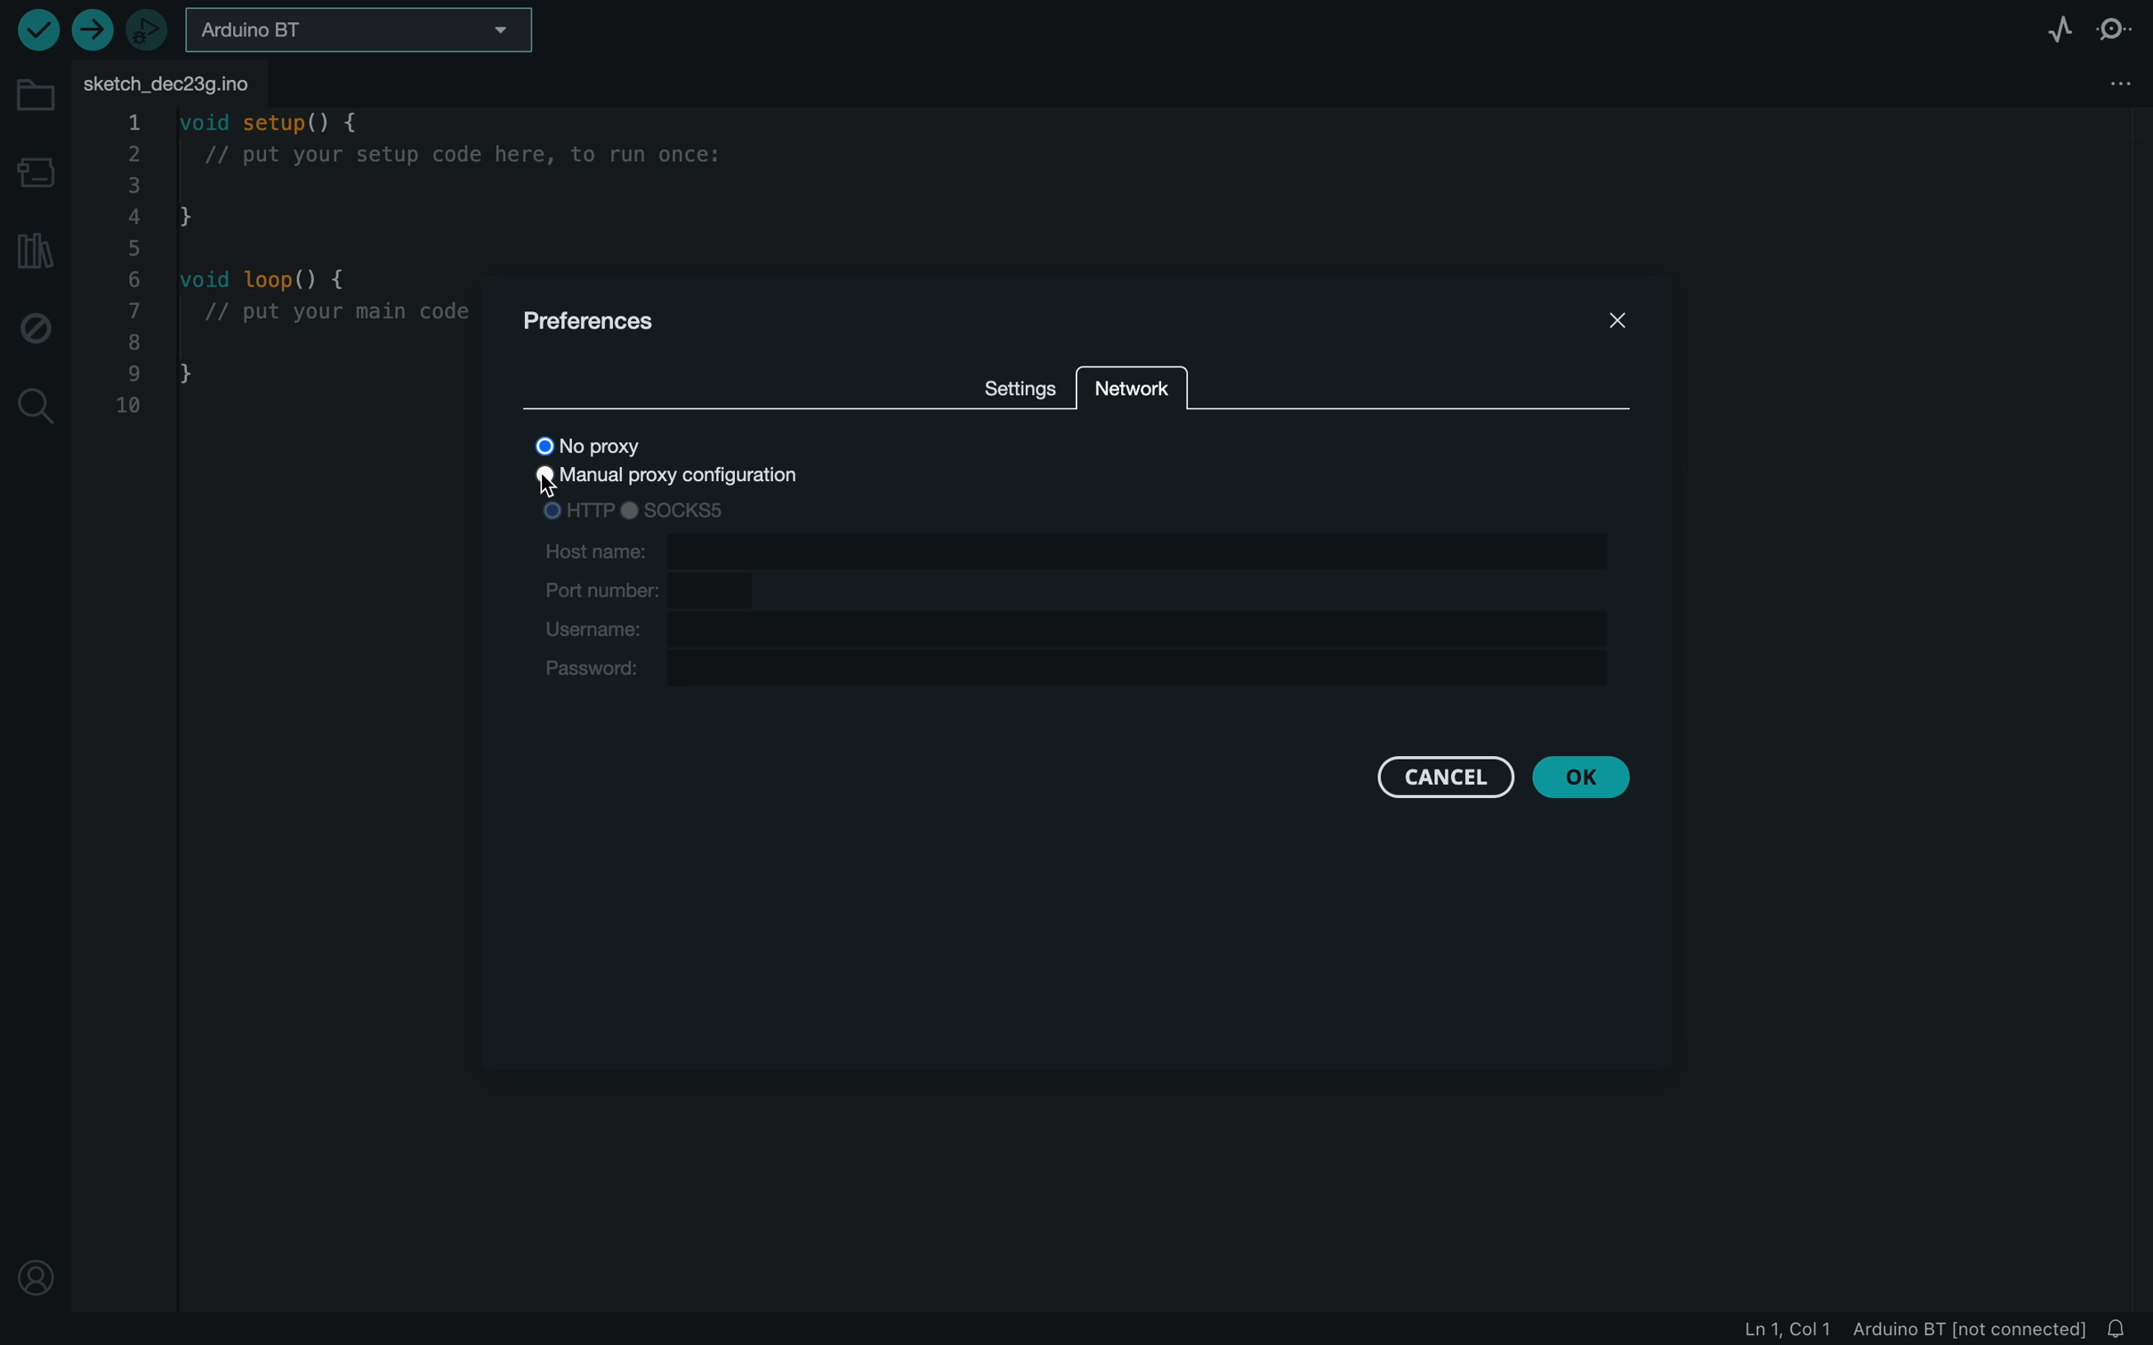  Describe the element at coordinates (1601, 776) in the screenshot. I see `ok` at that location.